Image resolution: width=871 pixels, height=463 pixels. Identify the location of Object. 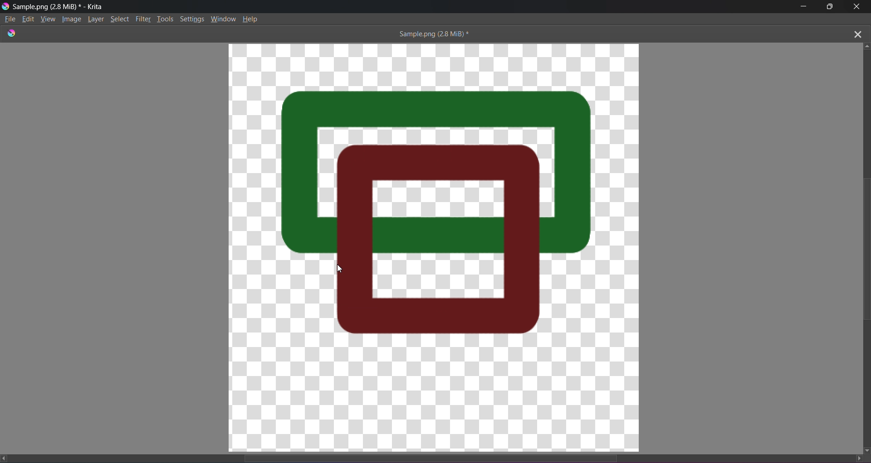
(489, 257).